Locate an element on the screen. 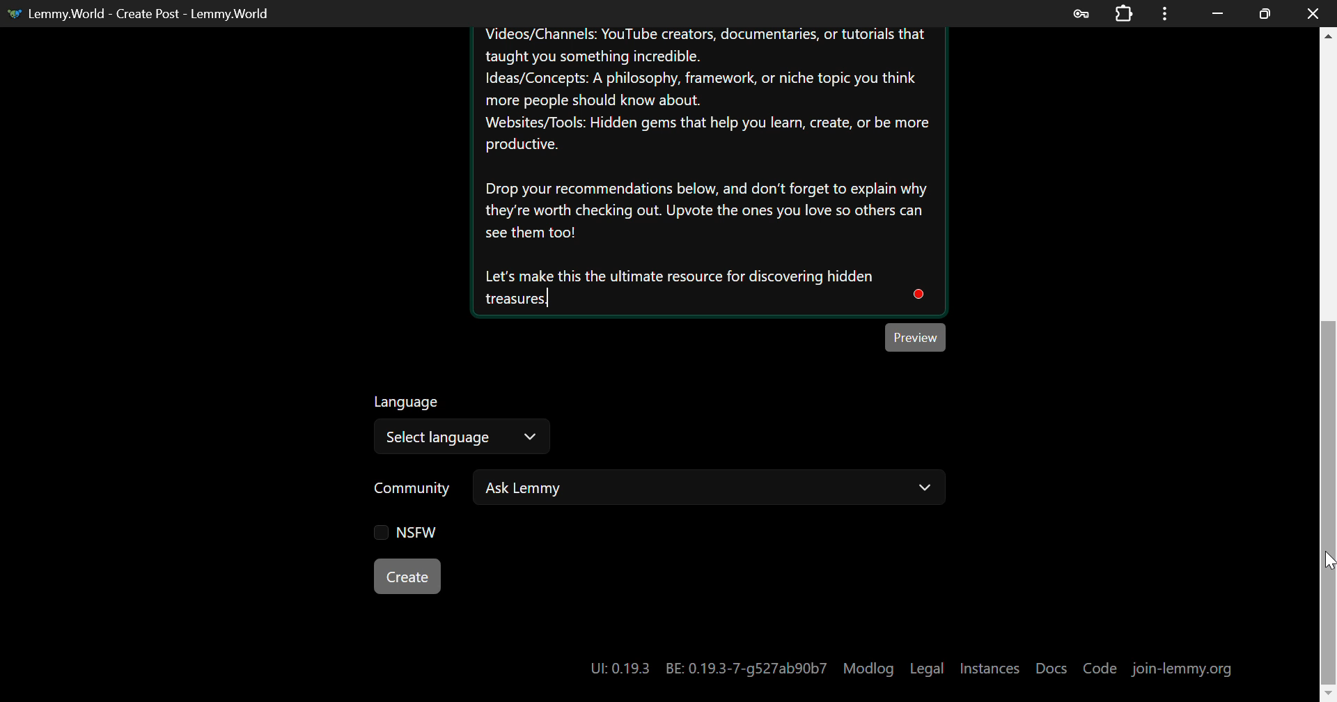  Menu is located at coordinates (1165, 13).